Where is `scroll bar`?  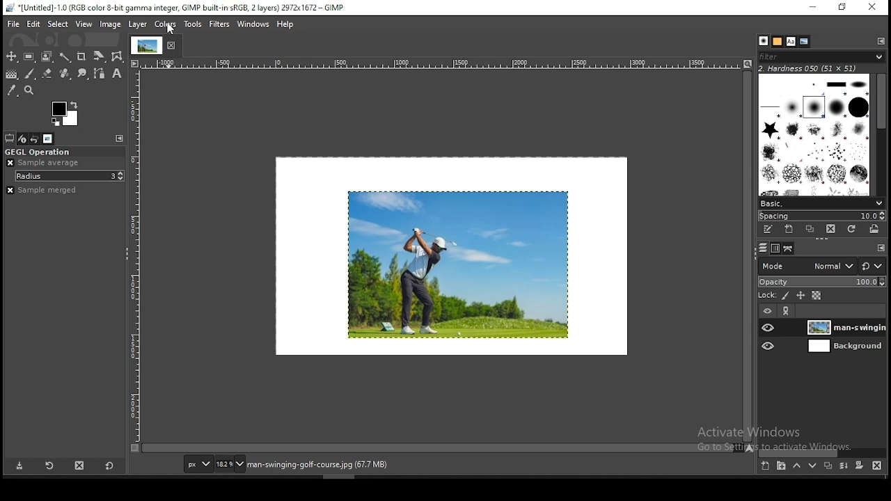
scroll bar is located at coordinates (747, 257).